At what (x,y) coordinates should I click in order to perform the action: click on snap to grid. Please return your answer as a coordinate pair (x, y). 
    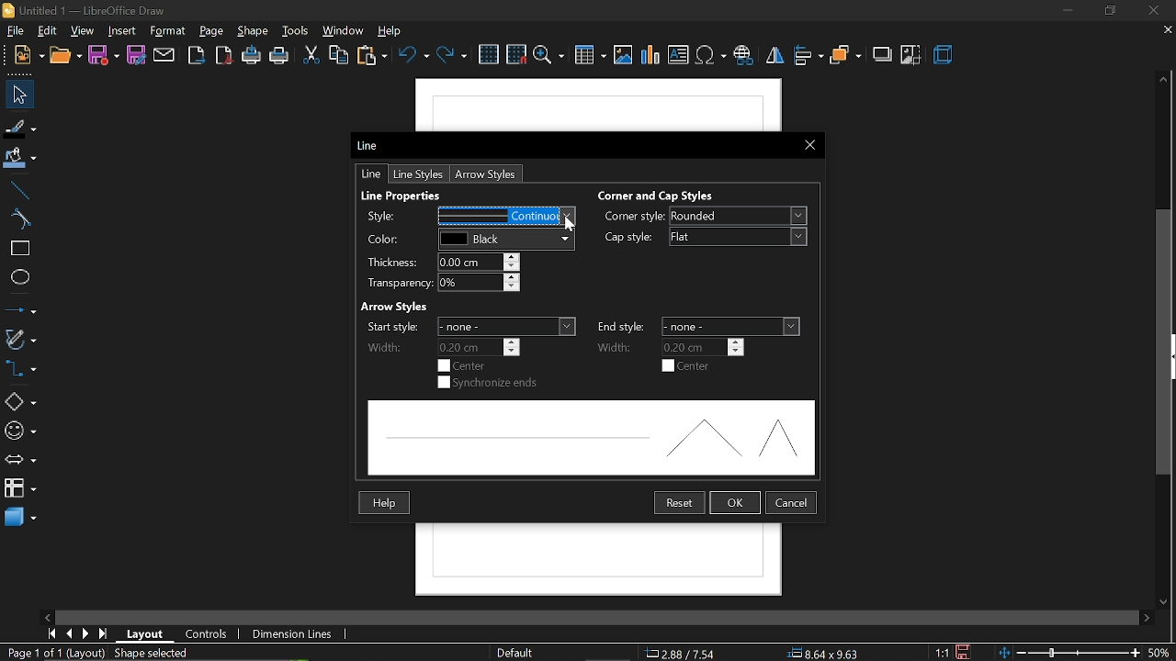
    Looking at the image, I should click on (516, 54).